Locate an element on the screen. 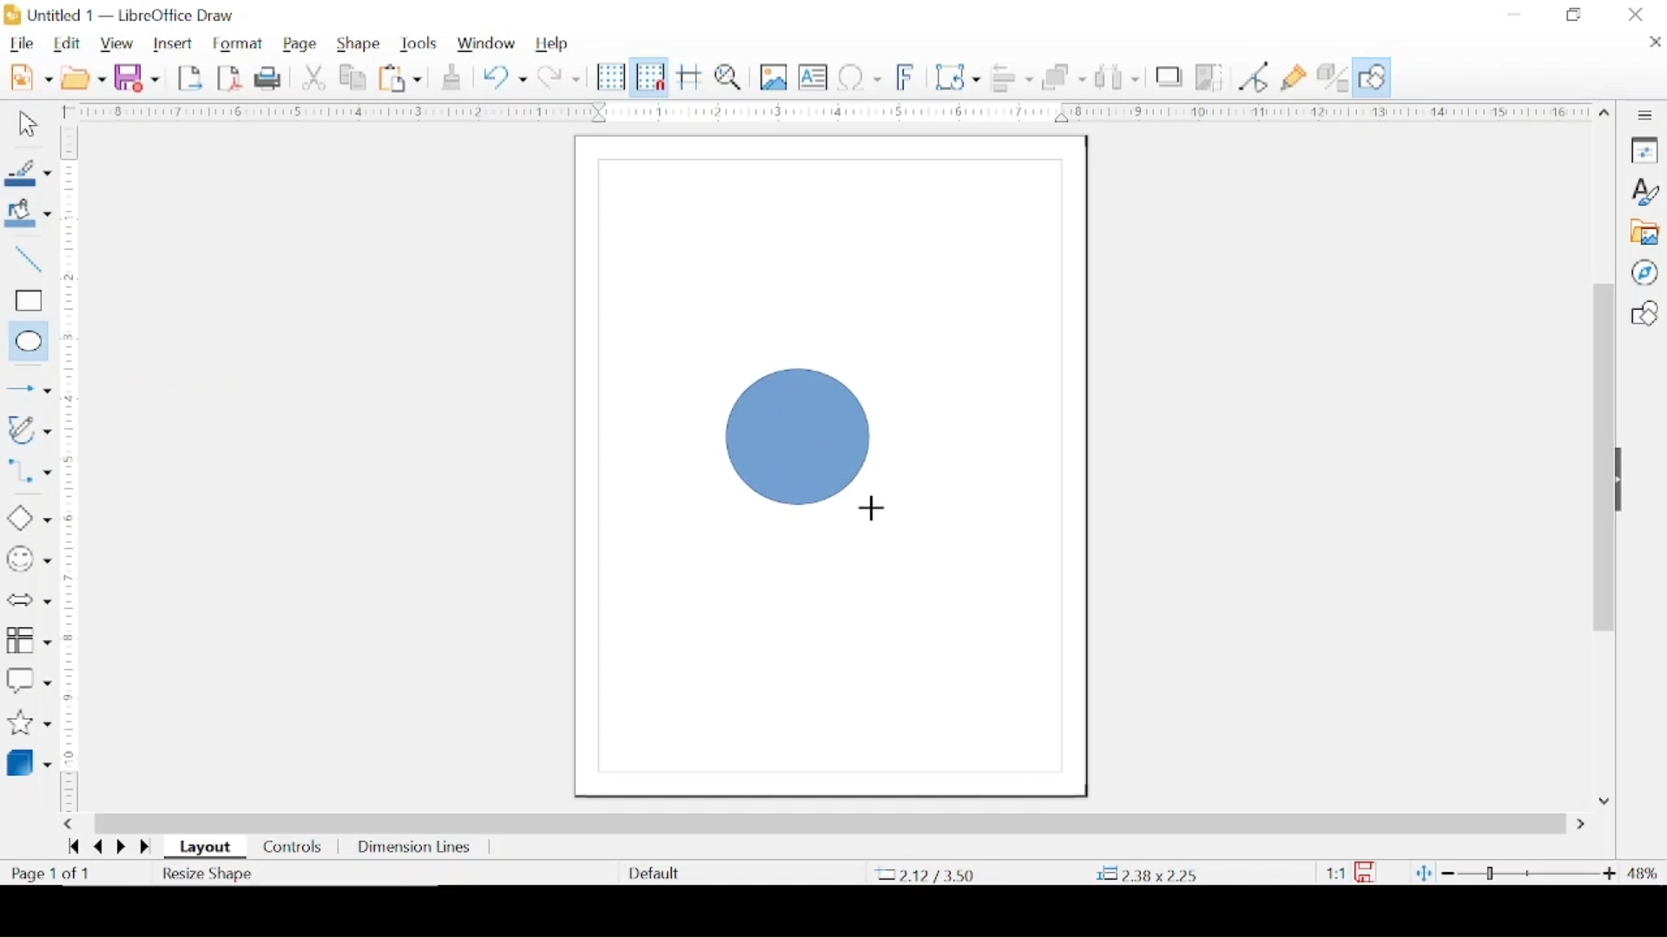 This screenshot has width=1667, height=937. coordinates is located at coordinates (1143, 873).